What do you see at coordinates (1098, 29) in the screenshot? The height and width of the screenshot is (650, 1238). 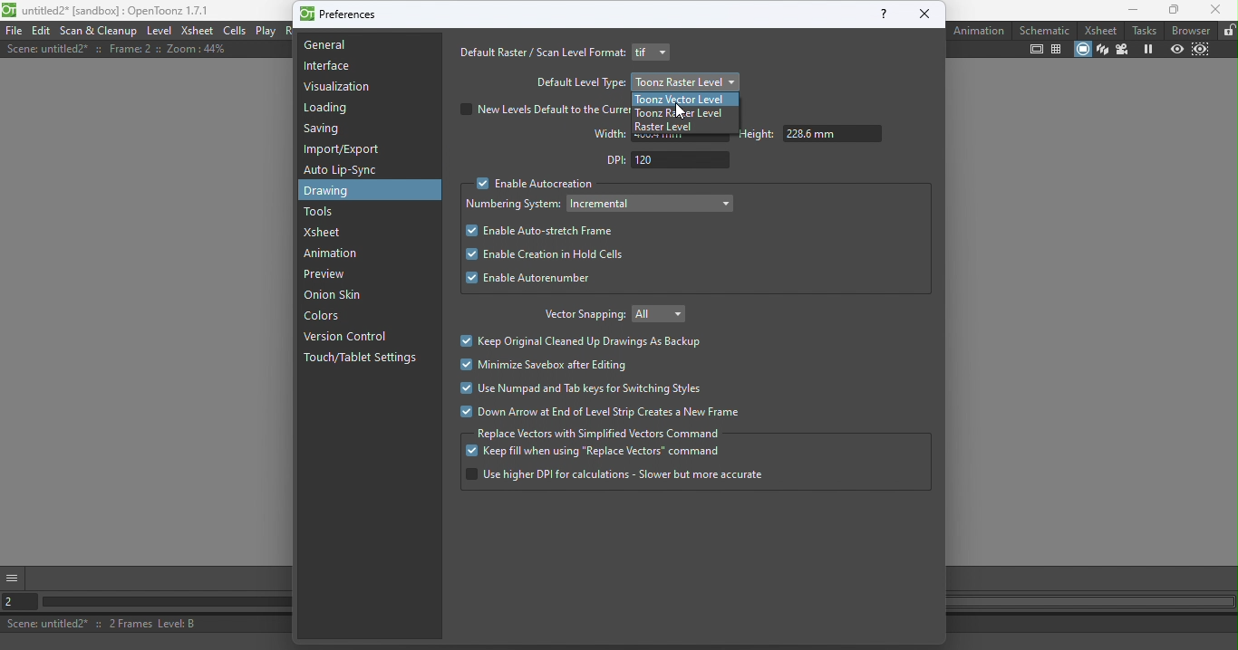 I see `Xsheet` at bounding box center [1098, 29].